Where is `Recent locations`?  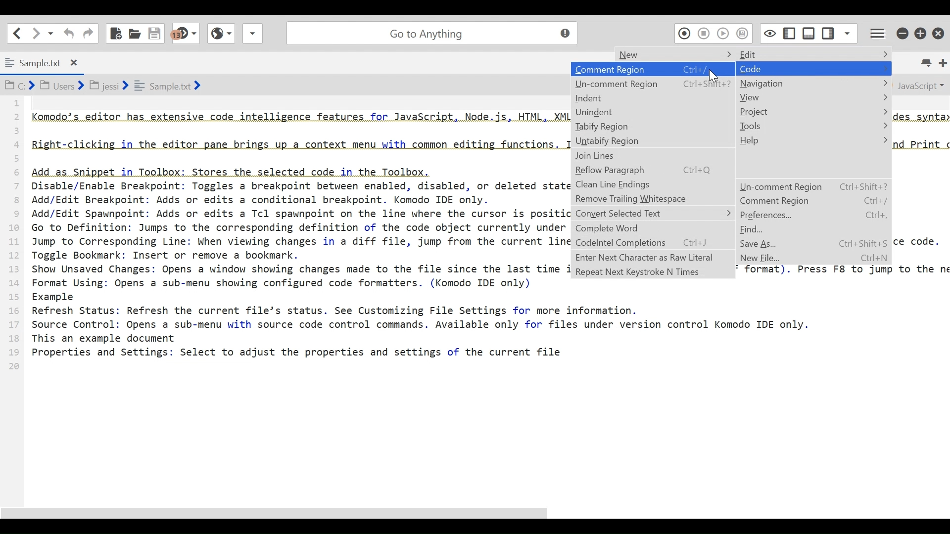 Recent locations is located at coordinates (51, 34).